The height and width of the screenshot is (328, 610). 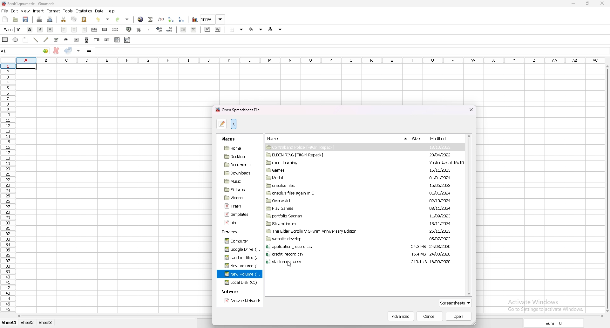 What do you see at coordinates (438, 231) in the screenshot?
I see `25/11/2023` at bounding box center [438, 231].